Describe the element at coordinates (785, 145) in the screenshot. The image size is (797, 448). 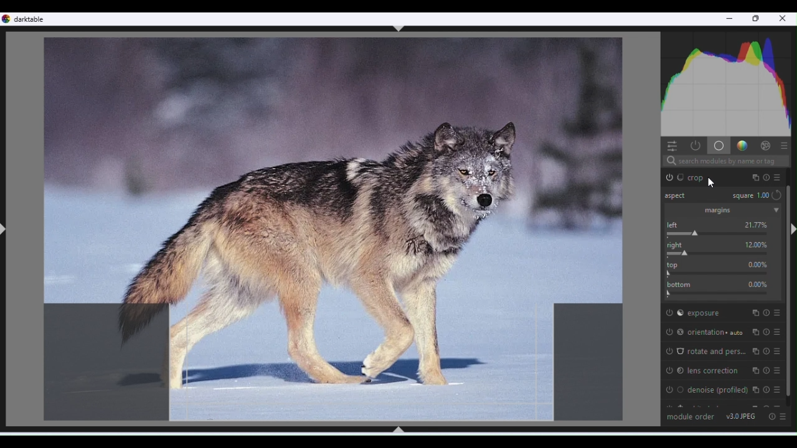
I see `Preset ` at that location.